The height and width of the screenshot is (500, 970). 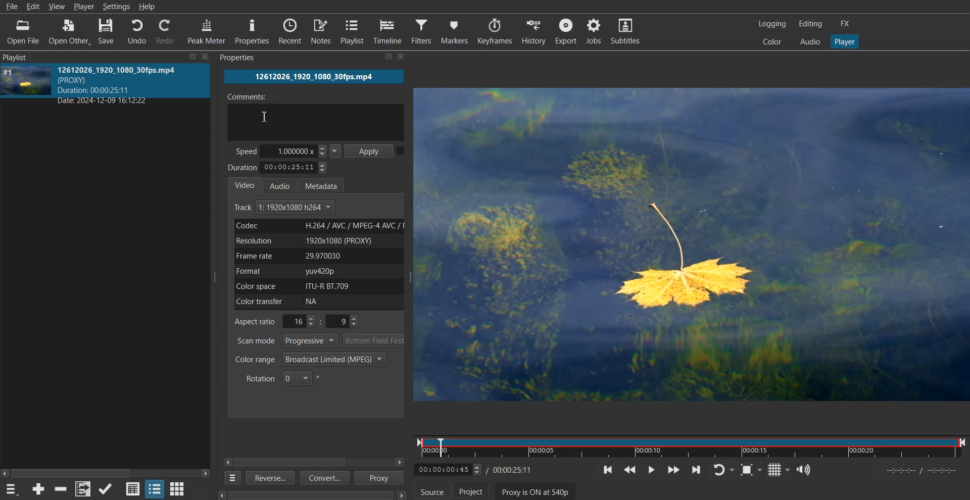 I want to click on Time duration adjuster, so click(x=279, y=167).